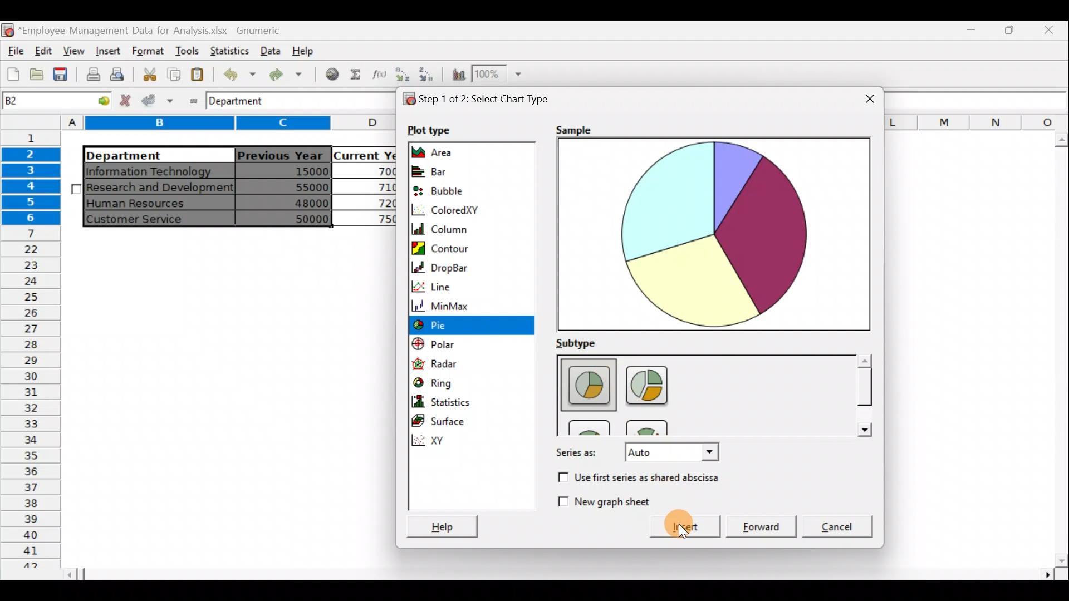 The width and height of the screenshot is (1069, 601). I want to click on Forward, so click(762, 523).